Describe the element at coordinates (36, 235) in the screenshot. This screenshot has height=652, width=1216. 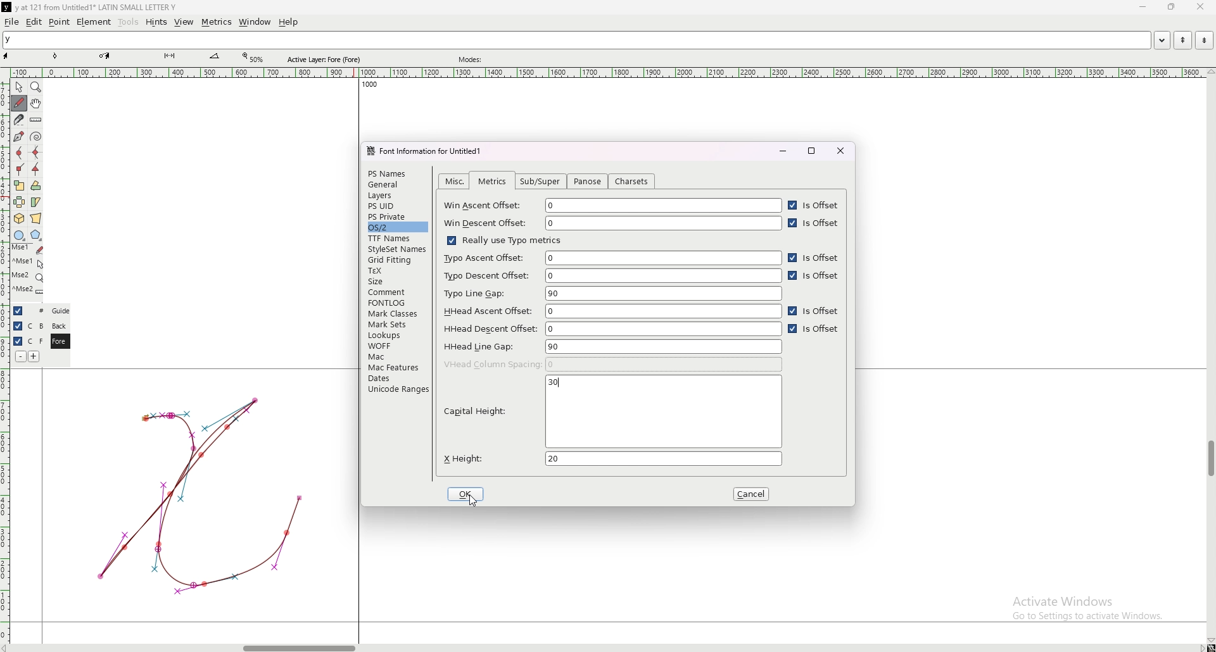
I see `polygon or star` at that location.